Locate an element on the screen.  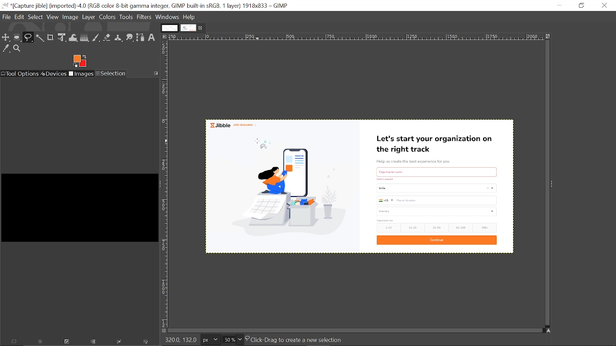
coordinates is located at coordinates (180, 339).